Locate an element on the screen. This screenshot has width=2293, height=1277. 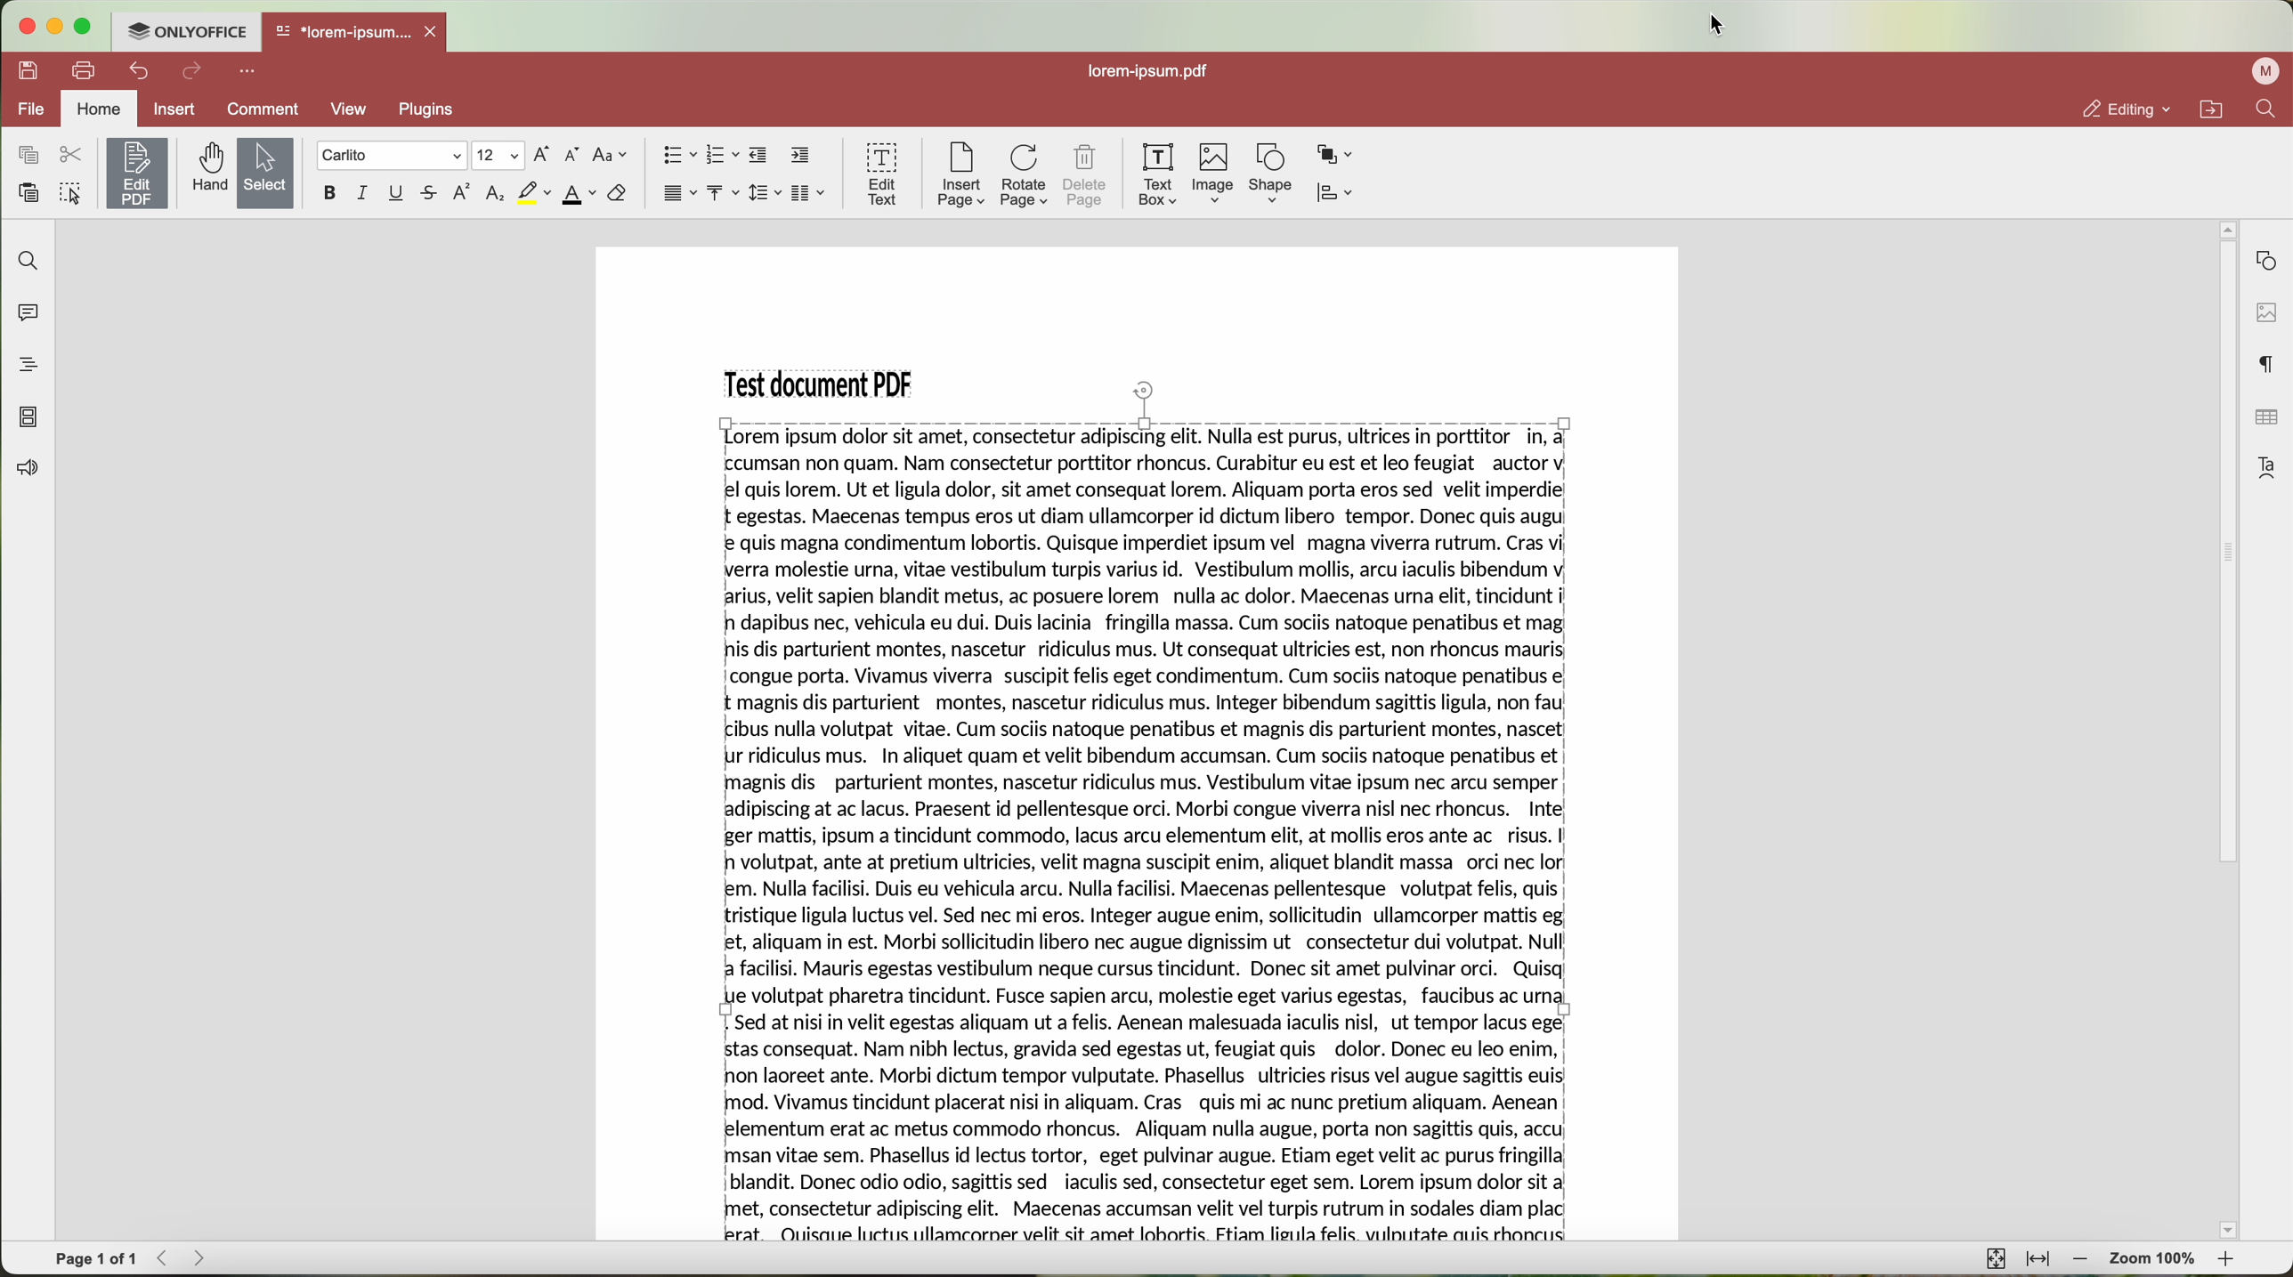
file is located at coordinates (28, 108).